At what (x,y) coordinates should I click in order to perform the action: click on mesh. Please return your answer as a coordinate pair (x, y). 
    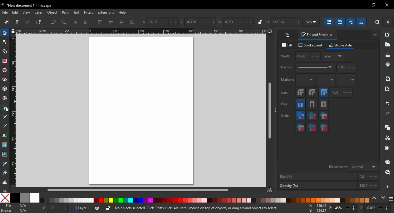
    Looking at the image, I should click on (5, 154).